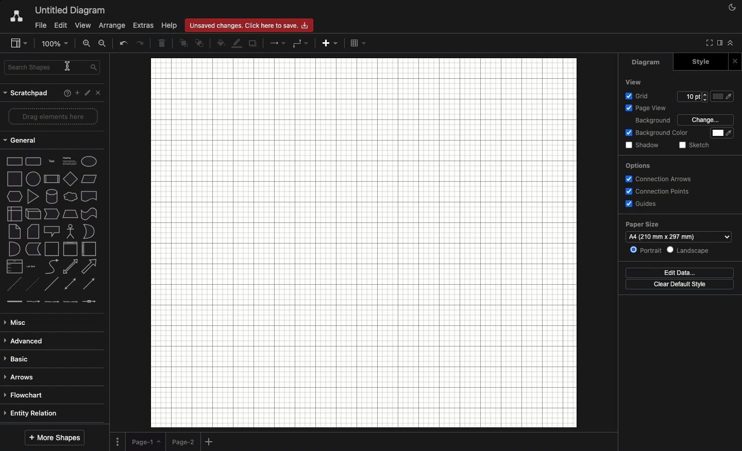 The width and height of the screenshot is (742, 451). I want to click on Basic, so click(18, 359).